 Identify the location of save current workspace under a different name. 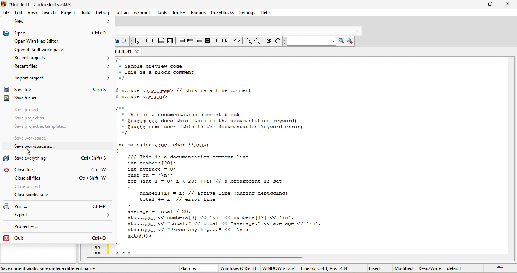
(50, 268).